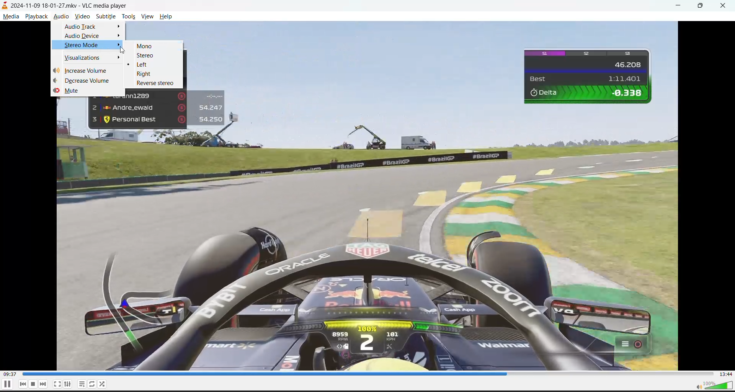 This screenshot has width=735, height=392. What do you see at coordinates (11, 17) in the screenshot?
I see `media` at bounding box center [11, 17].